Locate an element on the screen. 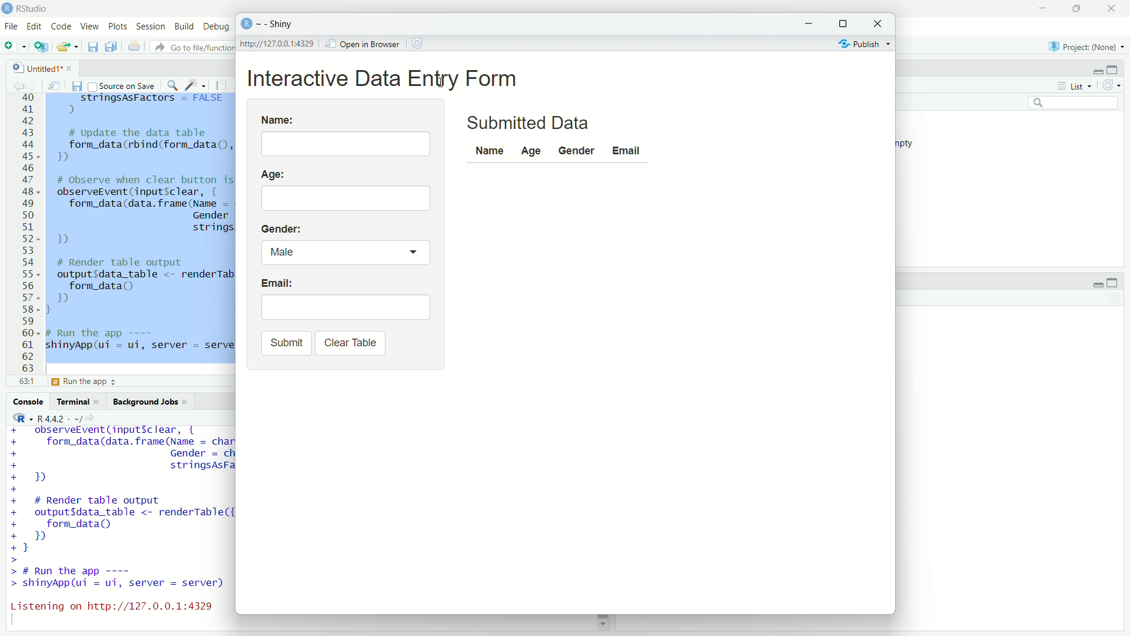 The height and width of the screenshot is (636, 1130). code to render table output is located at coordinates (118, 529).